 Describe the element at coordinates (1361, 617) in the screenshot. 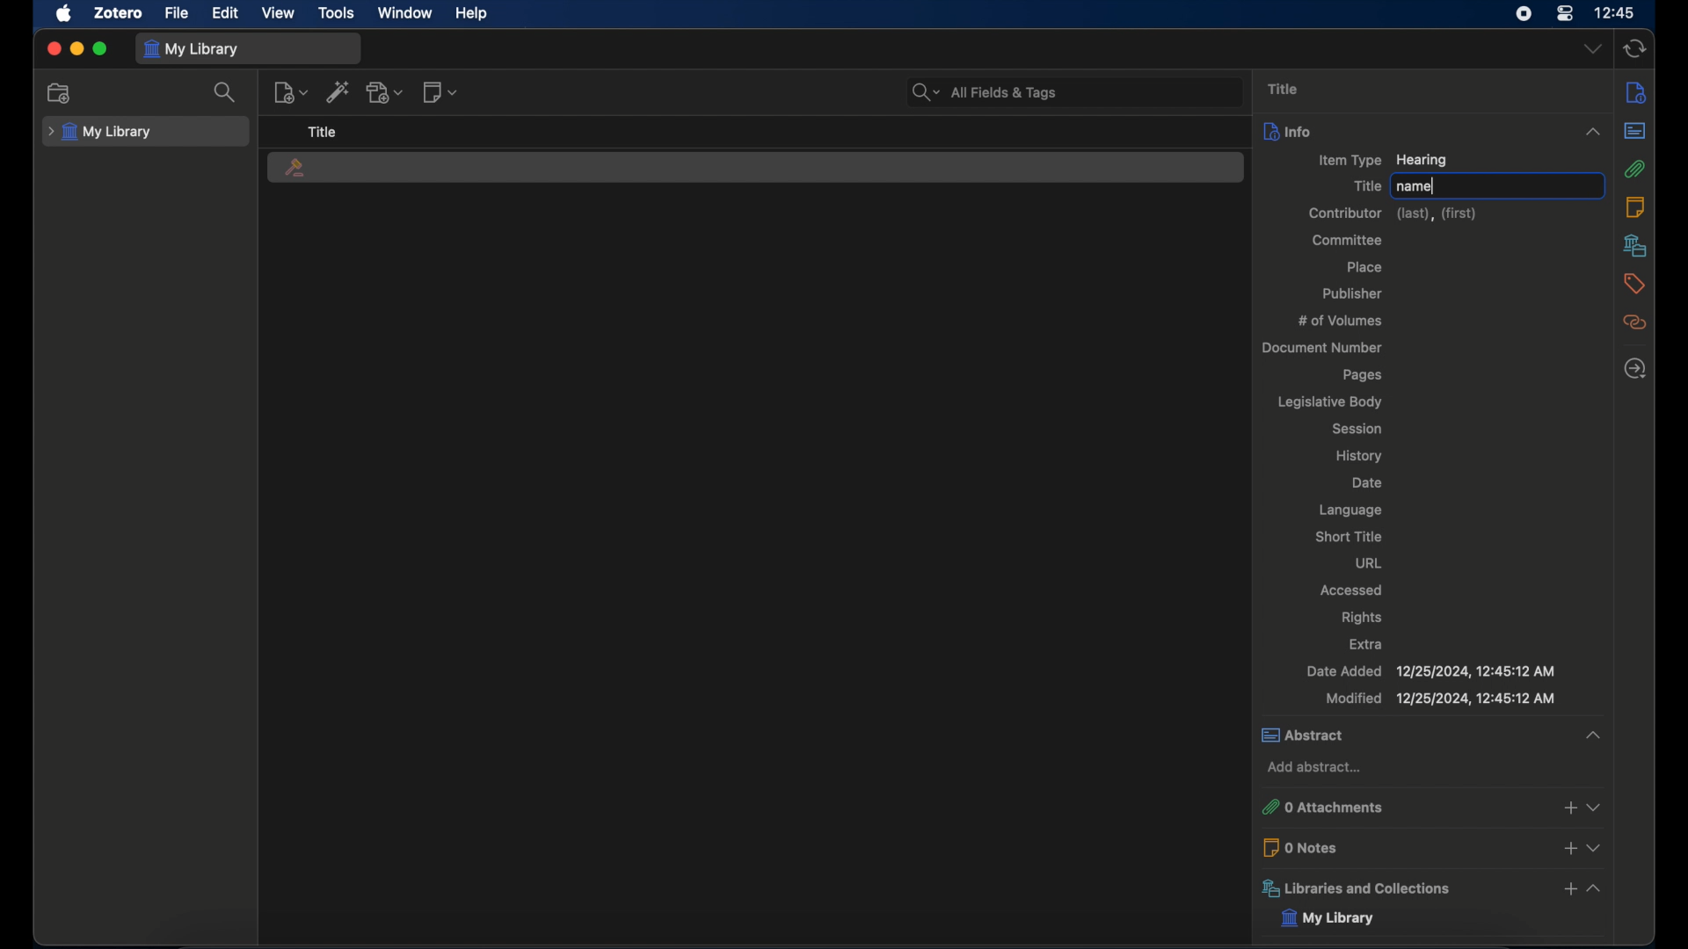

I see `rights` at that location.